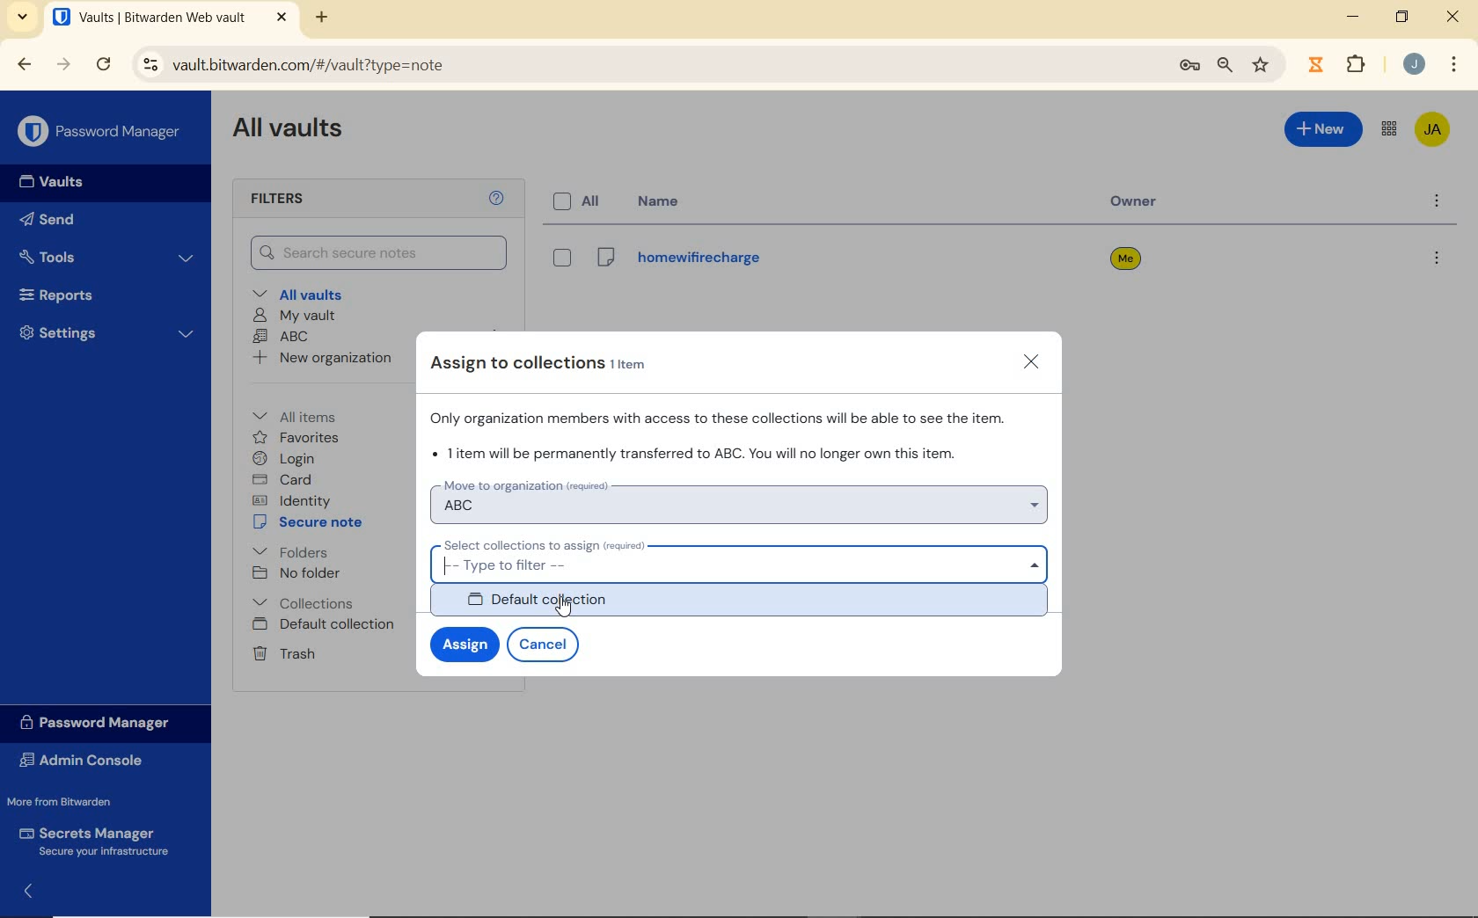  I want to click on Mouse Cursor, so click(570, 616).